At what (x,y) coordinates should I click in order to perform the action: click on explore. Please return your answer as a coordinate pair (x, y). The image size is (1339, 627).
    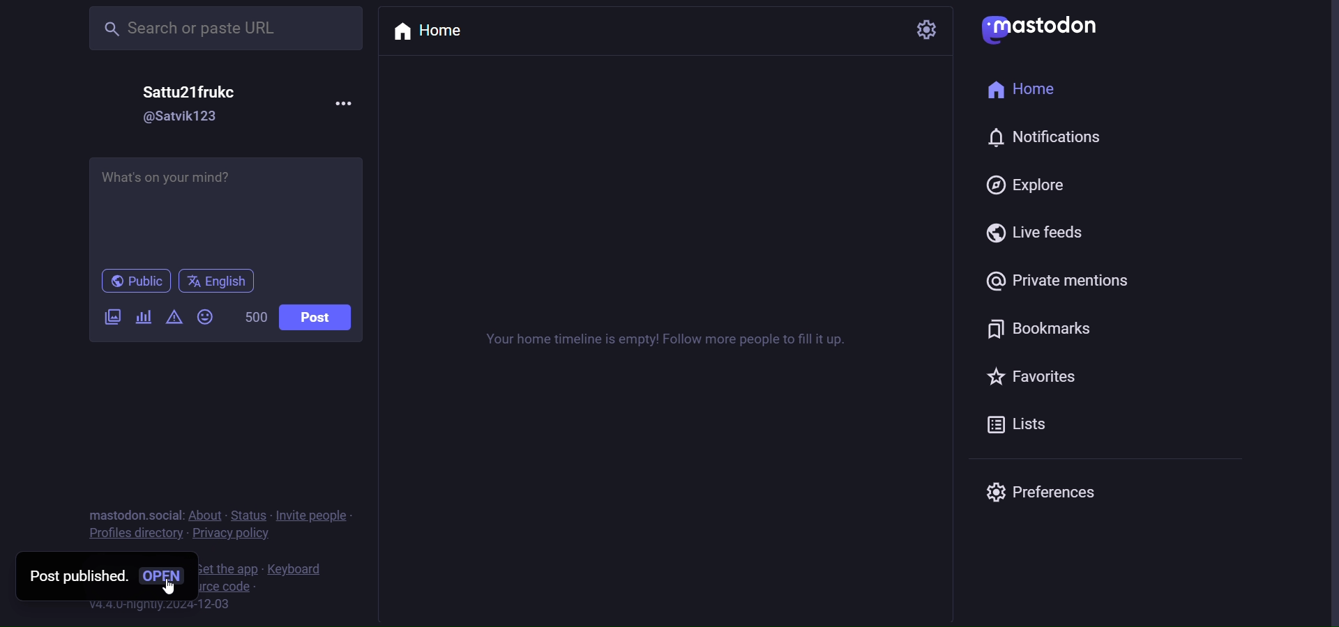
    Looking at the image, I should click on (1021, 187).